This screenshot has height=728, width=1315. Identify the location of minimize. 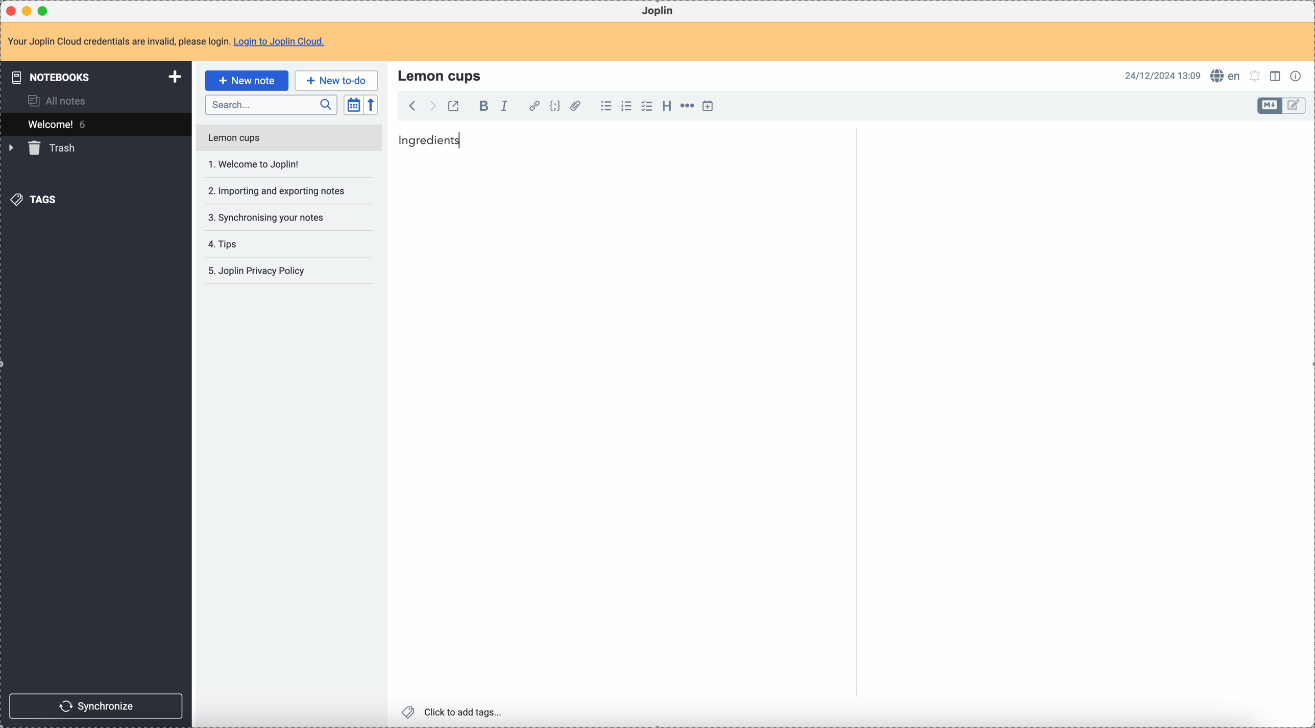
(29, 12).